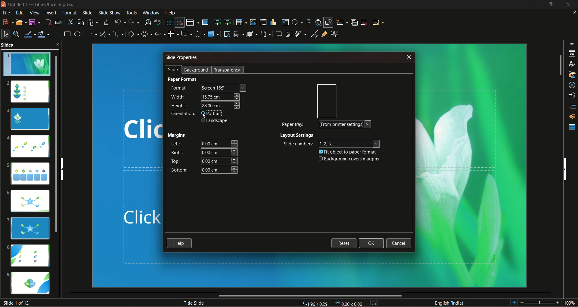 The height and width of the screenshot is (307, 578). Describe the element at coordinates (408, 57) in the screenshot. I see `close` at that location.